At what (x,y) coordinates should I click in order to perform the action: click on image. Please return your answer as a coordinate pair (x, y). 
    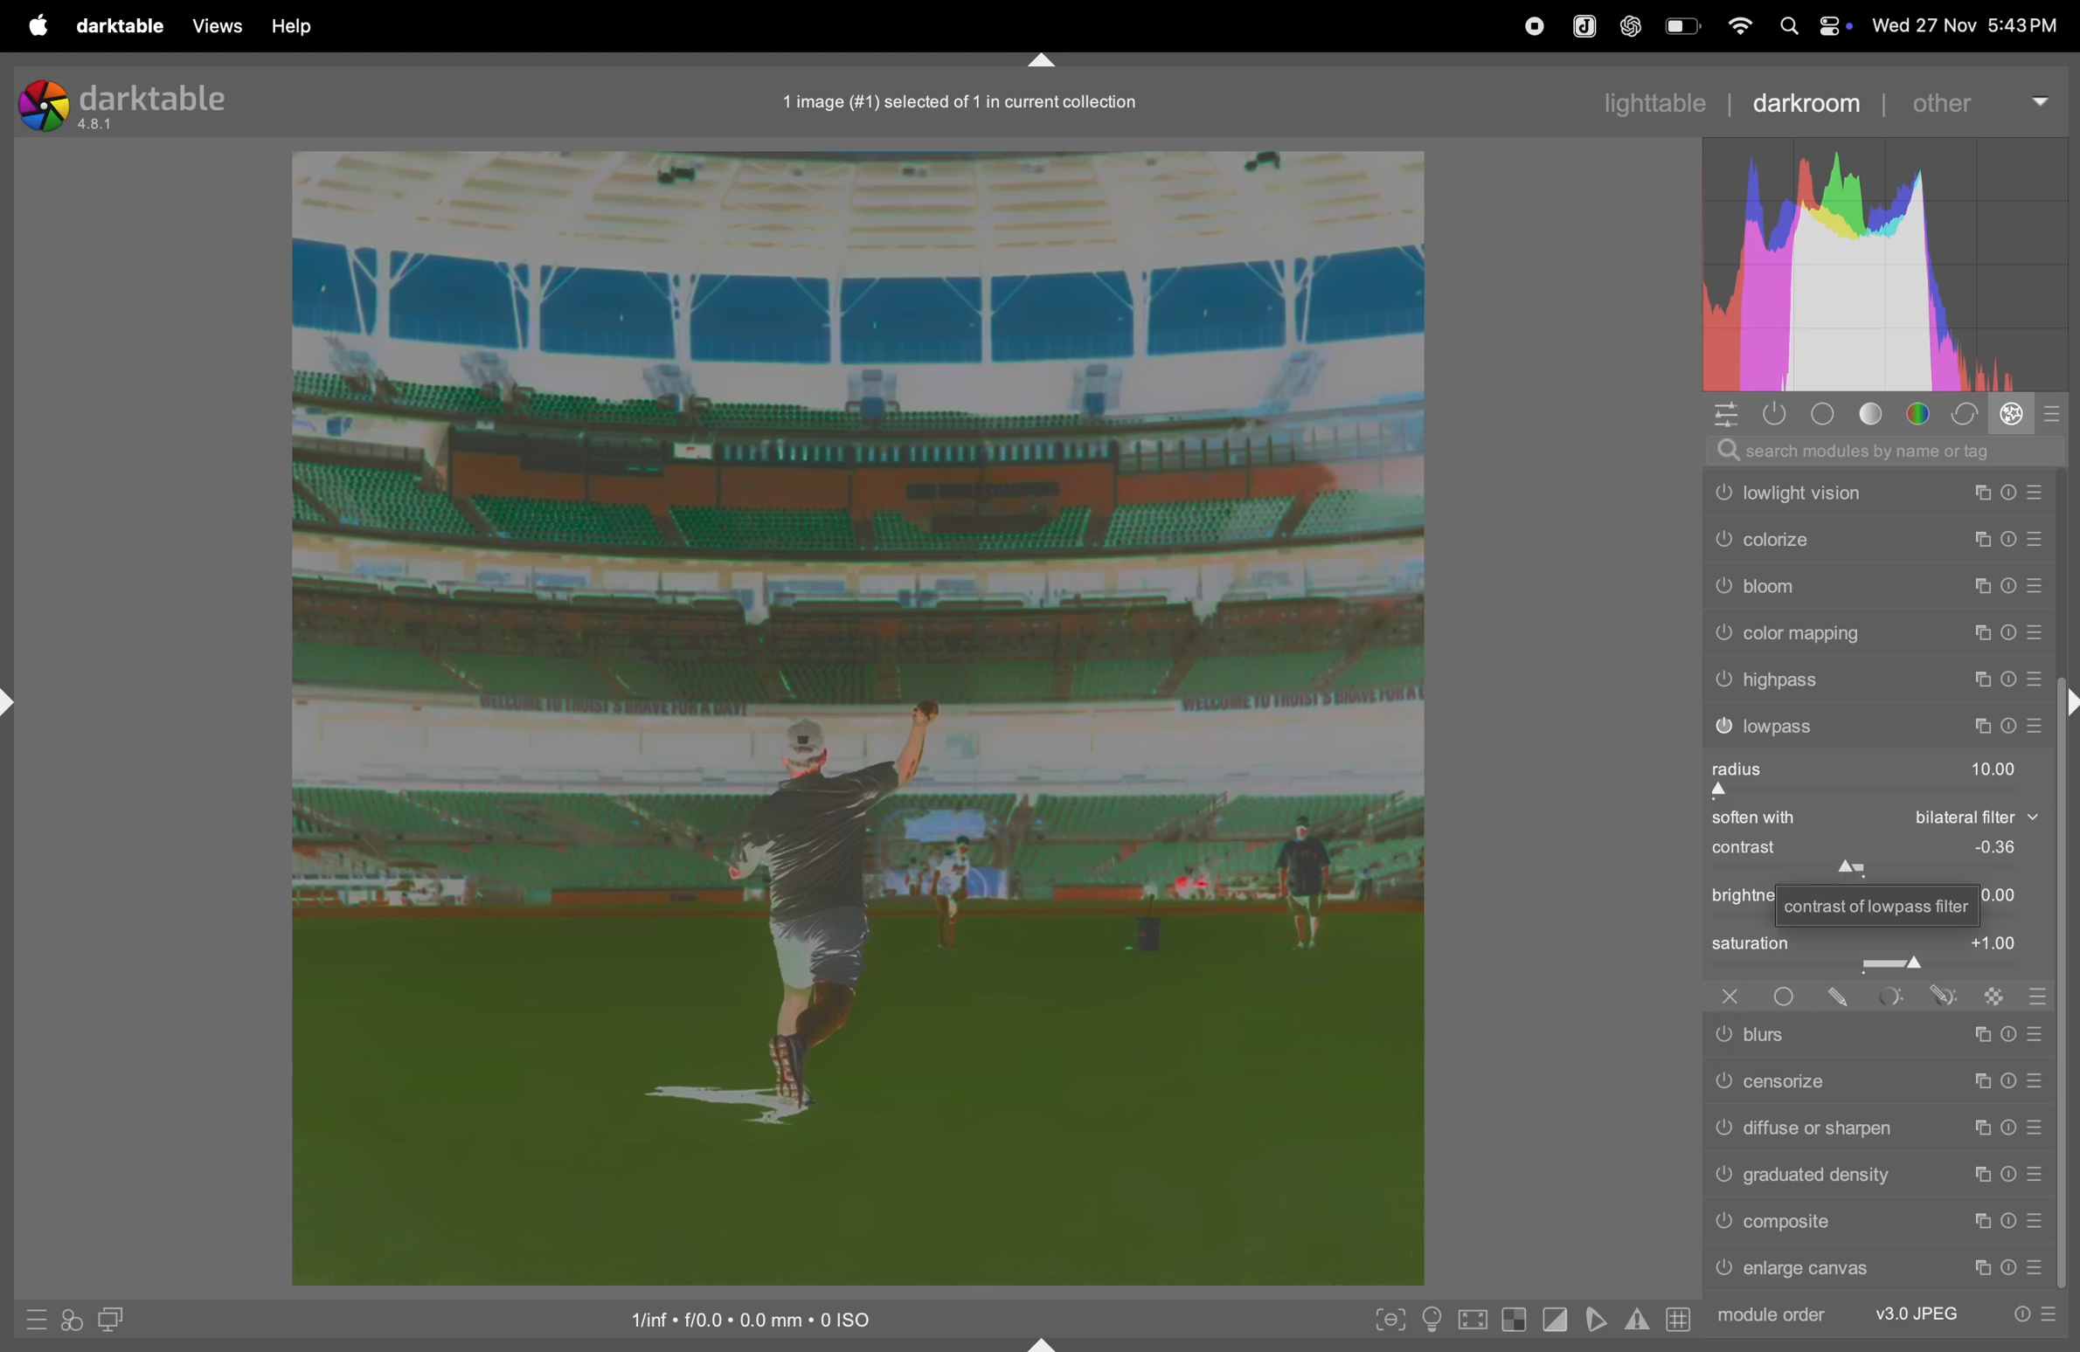
    Looking at the image, I should click on (857, 714).